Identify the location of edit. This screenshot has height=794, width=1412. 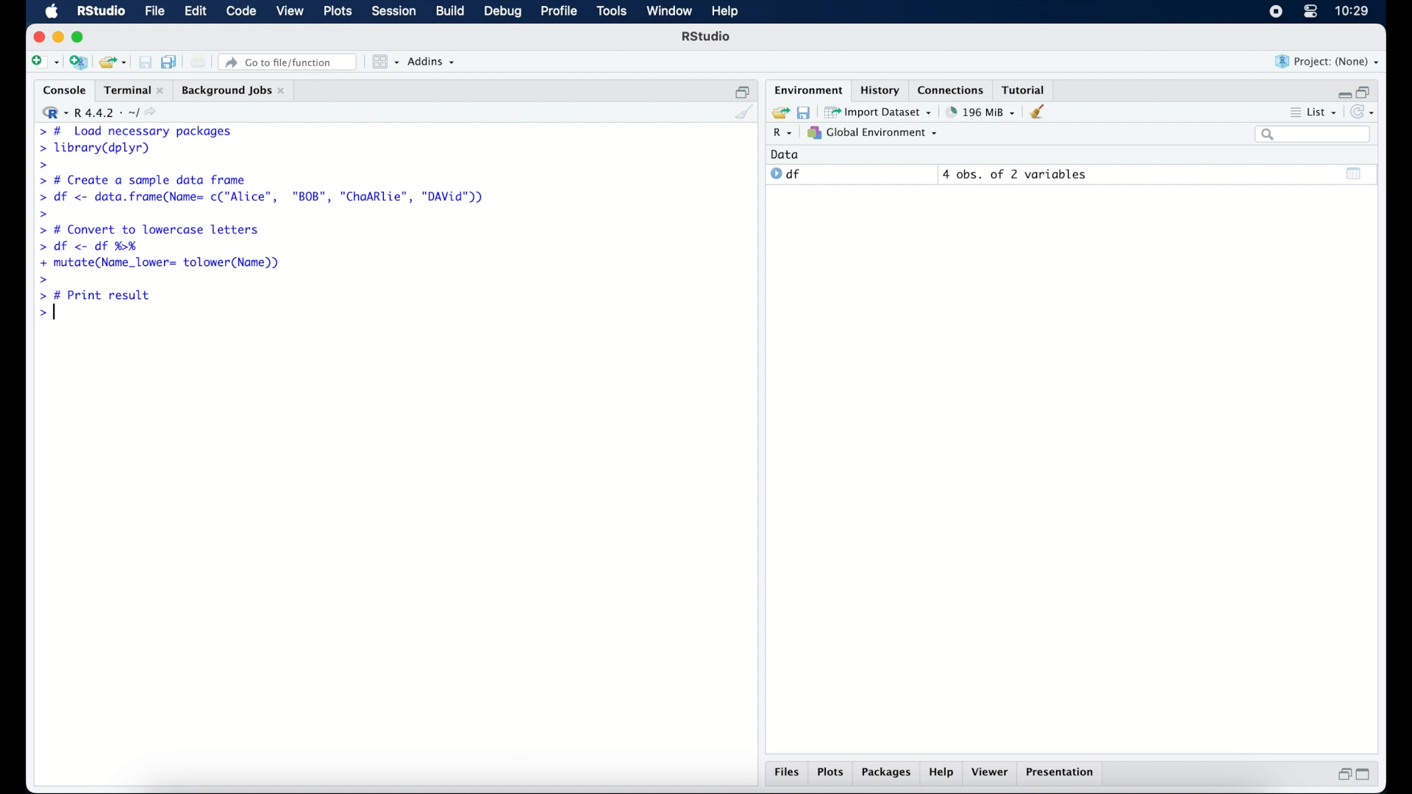
(194, 12).